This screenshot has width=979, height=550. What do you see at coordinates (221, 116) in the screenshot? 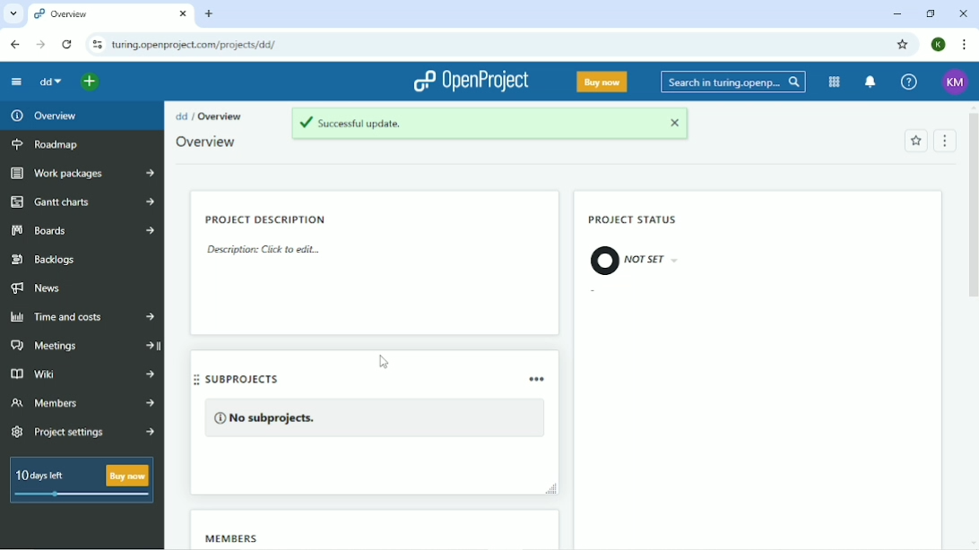
I see `Overview` at bounding box center [221, 116].